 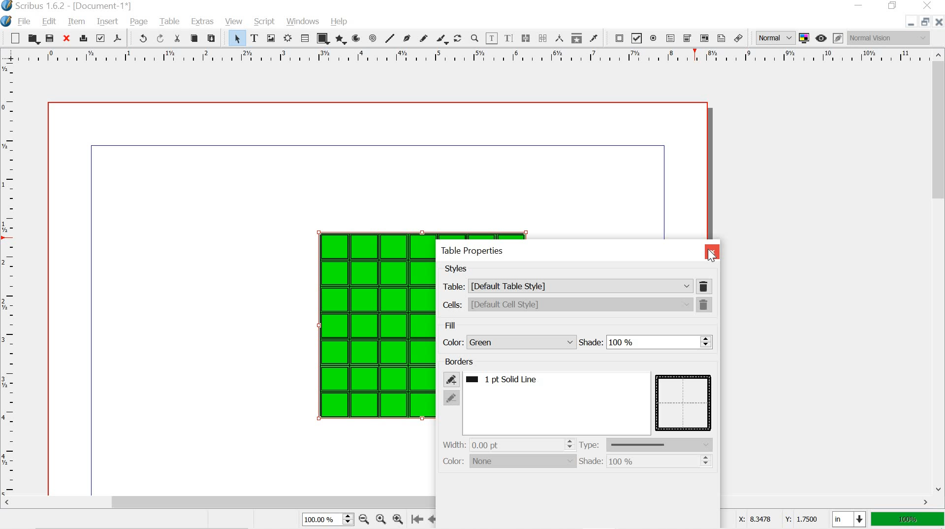 What do you see at coordinates (118, 38) in the screenshot?
I see `save as pdf` at bounding box center [118, 38].